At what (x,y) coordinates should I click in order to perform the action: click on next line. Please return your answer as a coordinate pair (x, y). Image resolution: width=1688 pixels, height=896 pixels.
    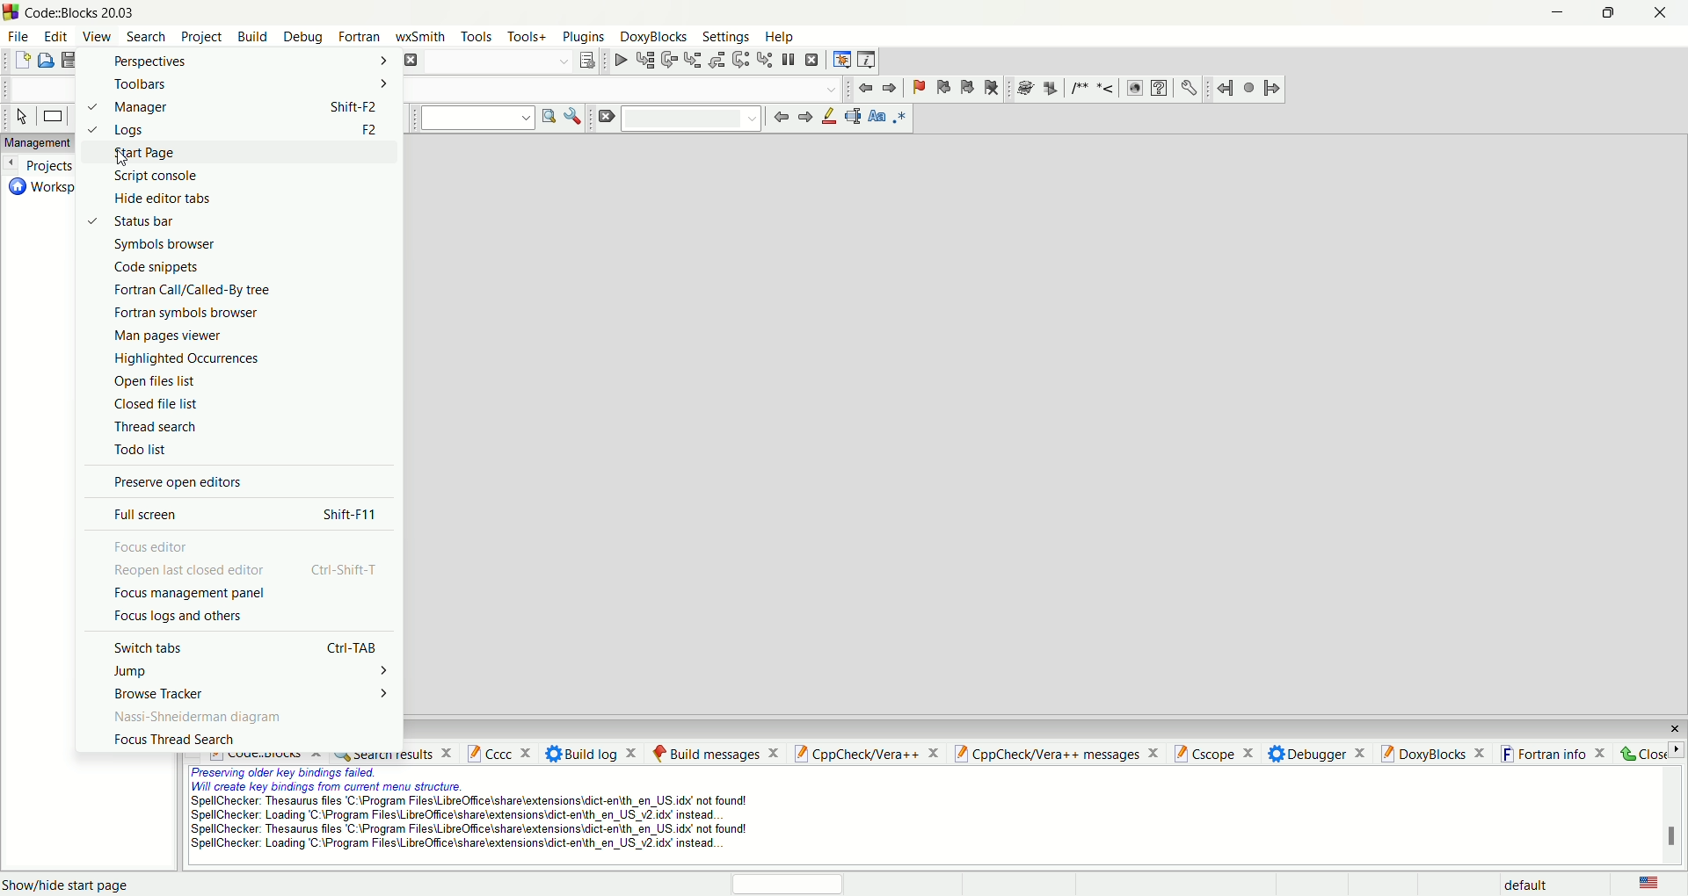
    Looking at the image, I should click on (668, 61).